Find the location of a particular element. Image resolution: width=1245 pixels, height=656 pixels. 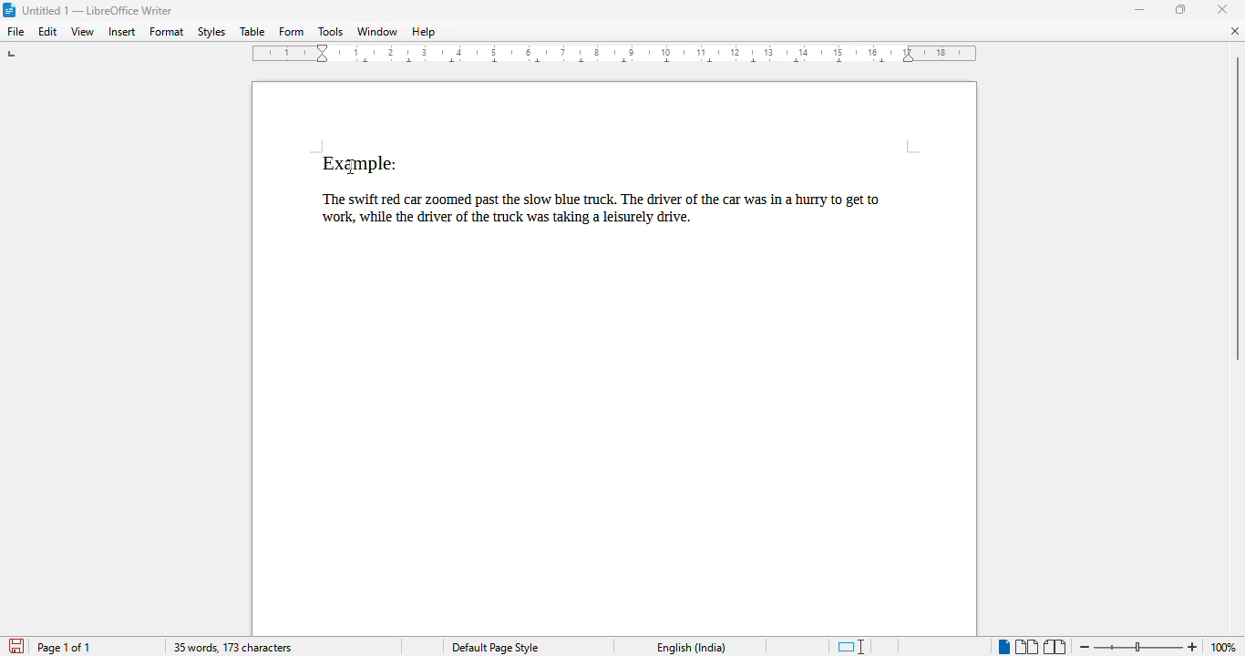

tools is located at coordinates (331, 31).